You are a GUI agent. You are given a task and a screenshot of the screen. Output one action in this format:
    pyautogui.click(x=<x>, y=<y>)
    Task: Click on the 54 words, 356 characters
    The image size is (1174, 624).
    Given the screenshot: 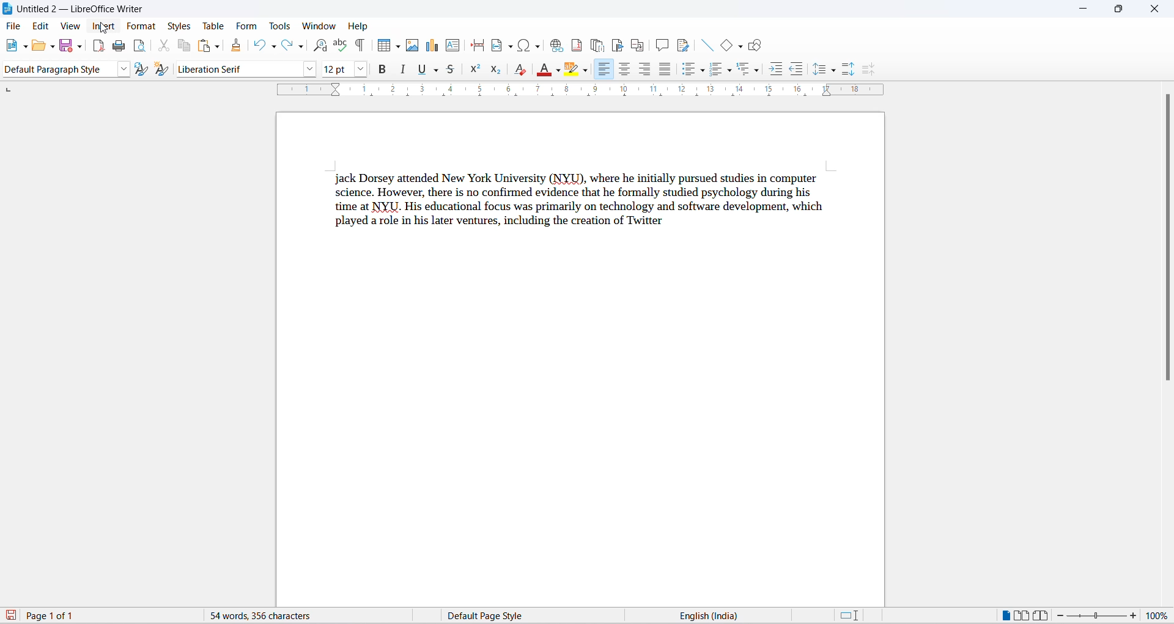 What is the action you would take?
    pyautogui.click(x=294, y=616)
    